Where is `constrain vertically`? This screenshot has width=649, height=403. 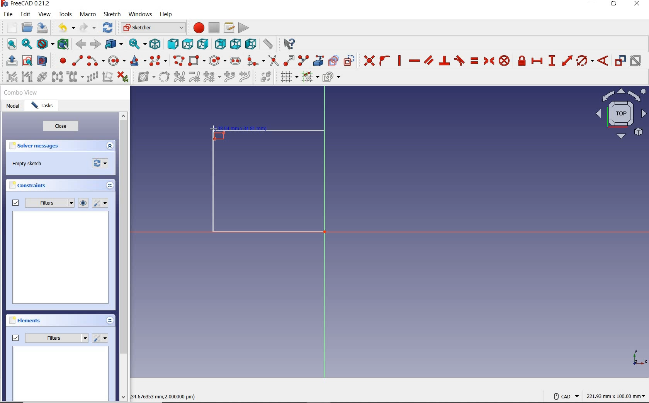 constrain vertically is located at coordinates (400, 62).